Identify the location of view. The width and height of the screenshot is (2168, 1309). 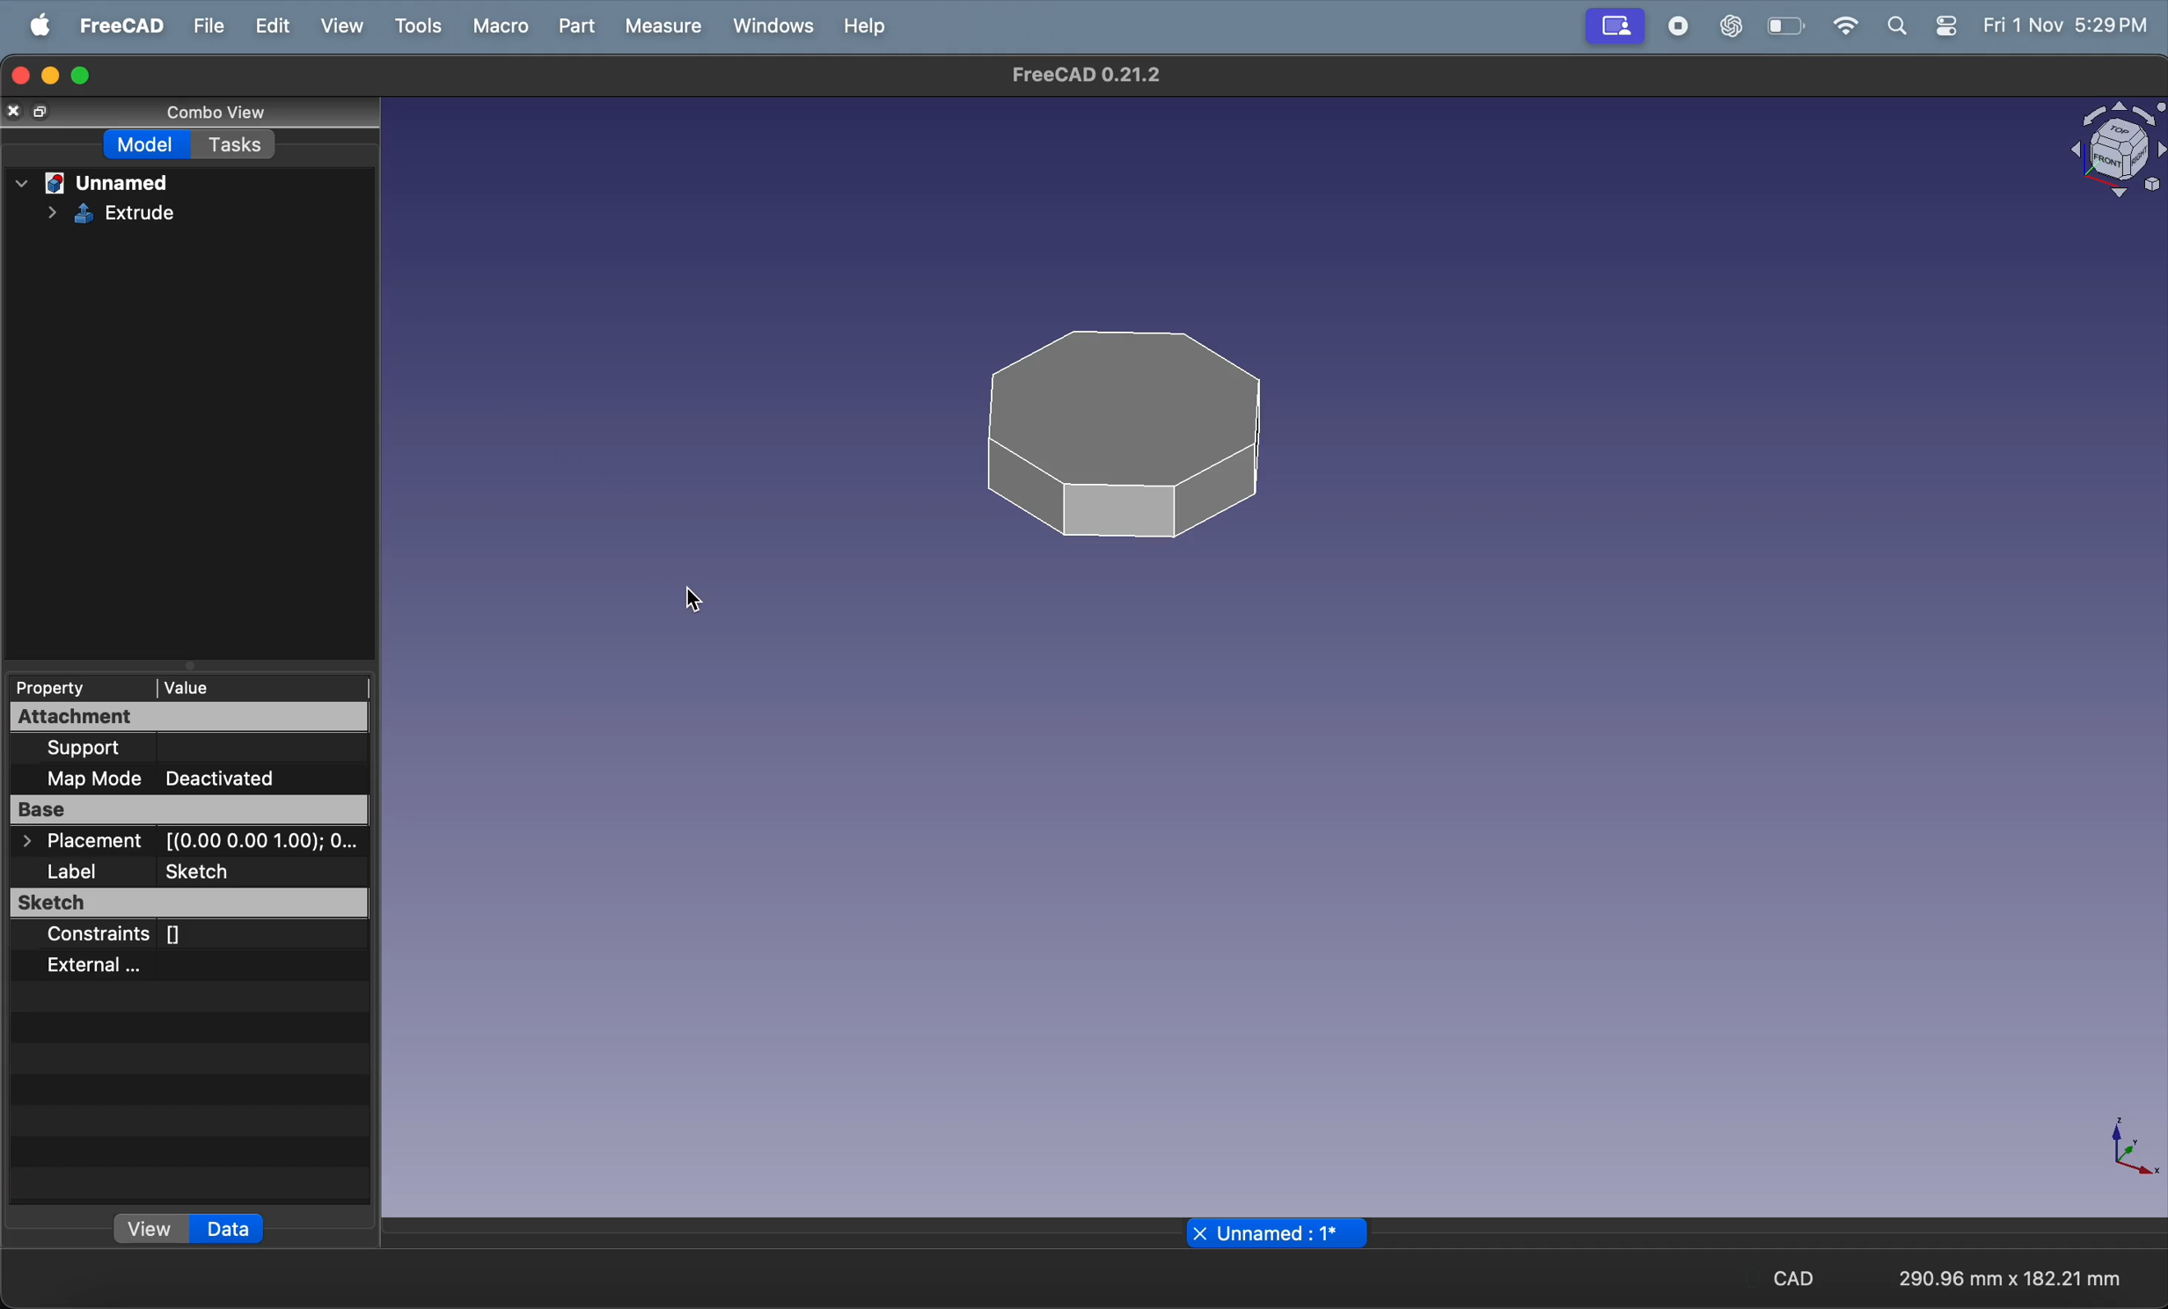
(341, 26).